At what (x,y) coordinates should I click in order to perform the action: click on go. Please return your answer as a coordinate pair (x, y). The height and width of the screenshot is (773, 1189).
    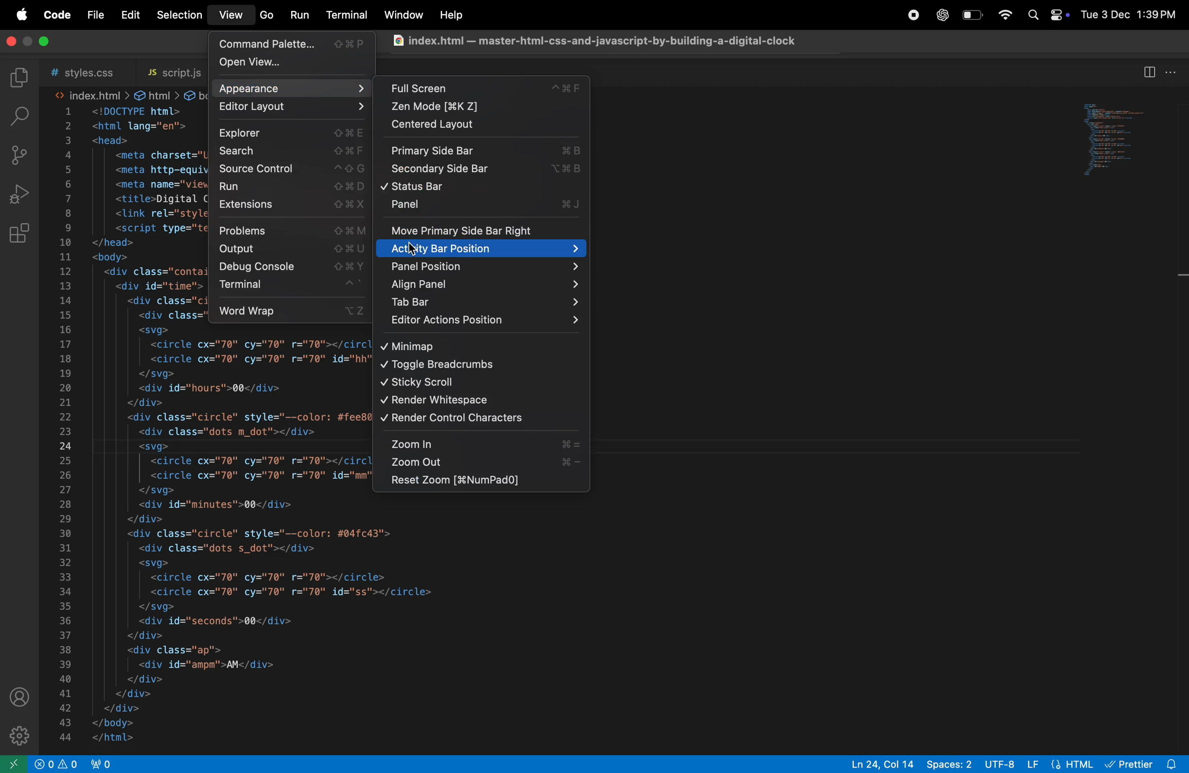
    Looking at the image, I should click on (266, 16).